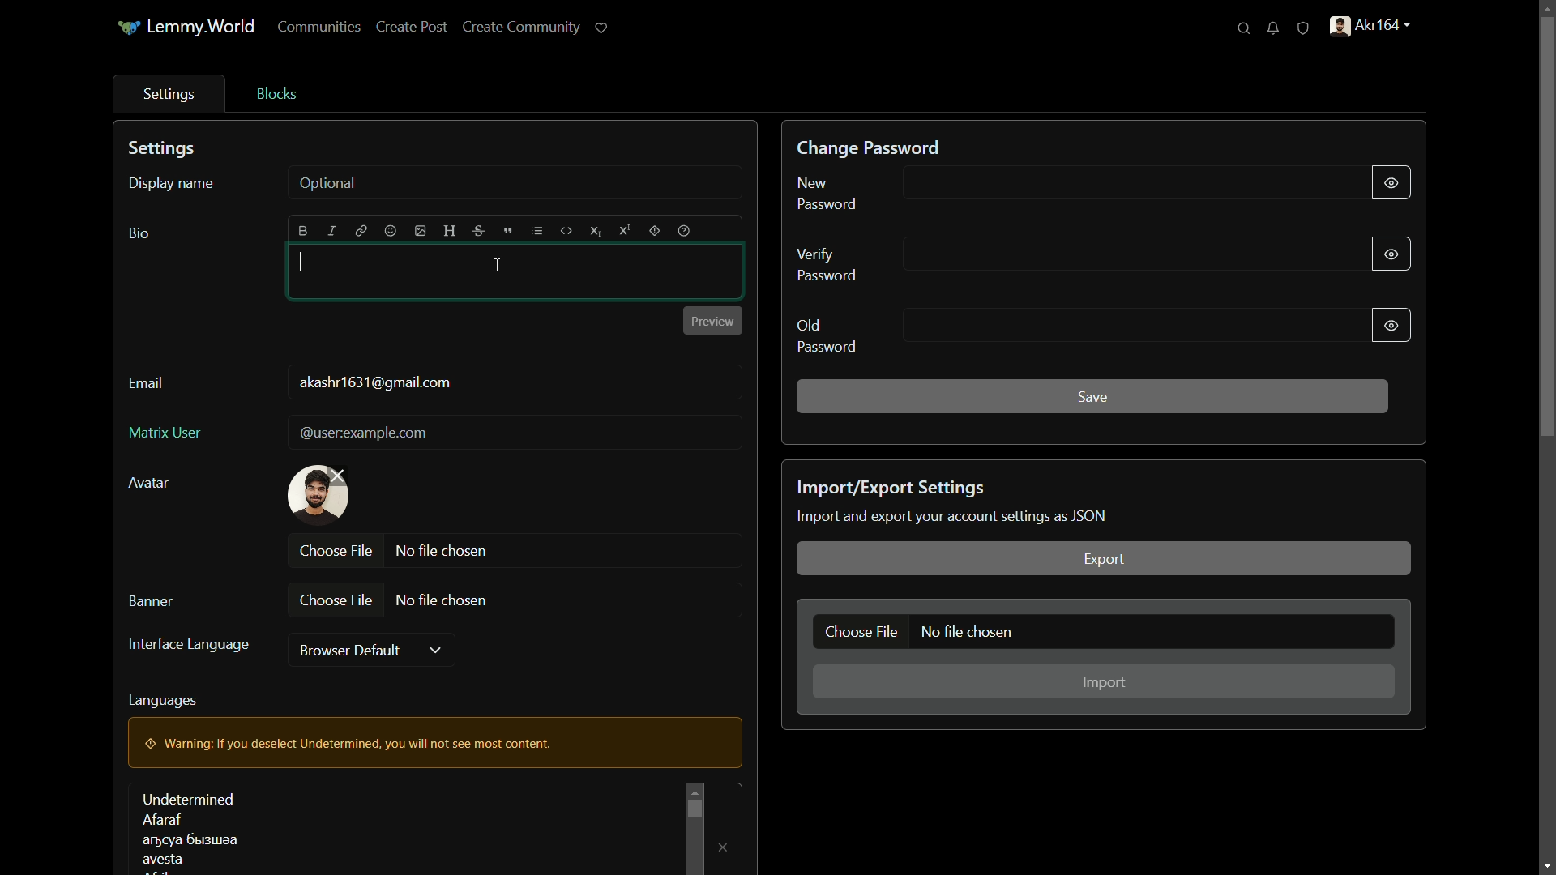 This screenshot has height=875, width=1556. I want to click on profile, so click(1372, 27).